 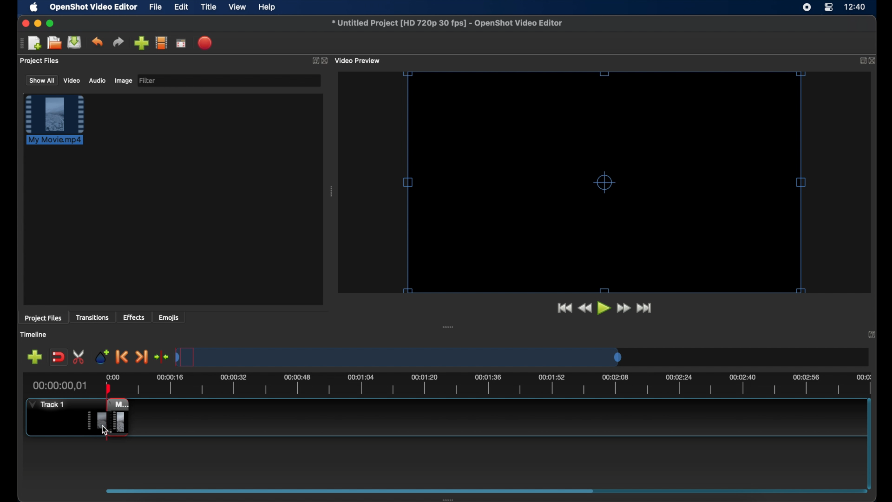 What do you see at coordinates (43, 318) in the screenshot?
I see `project files` at bounding box center [43, 318].